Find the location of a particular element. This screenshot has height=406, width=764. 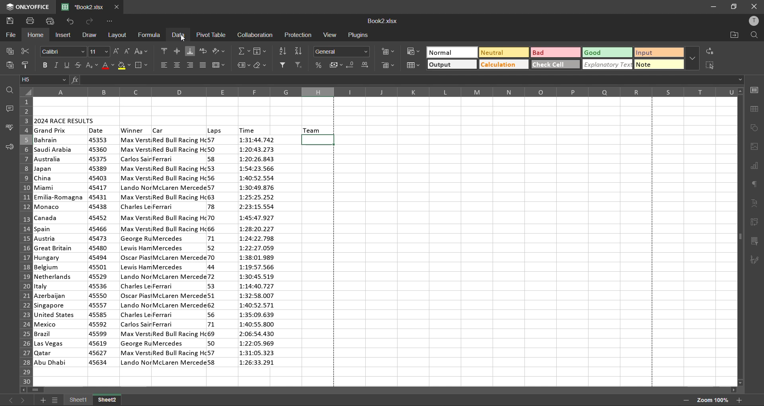

grand prix is located at coordinates (51, 131).